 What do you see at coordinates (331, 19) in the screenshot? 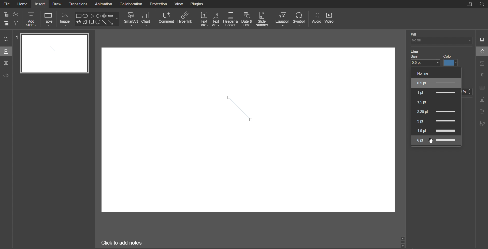
I see `Video` at bounding box center [331, 19].